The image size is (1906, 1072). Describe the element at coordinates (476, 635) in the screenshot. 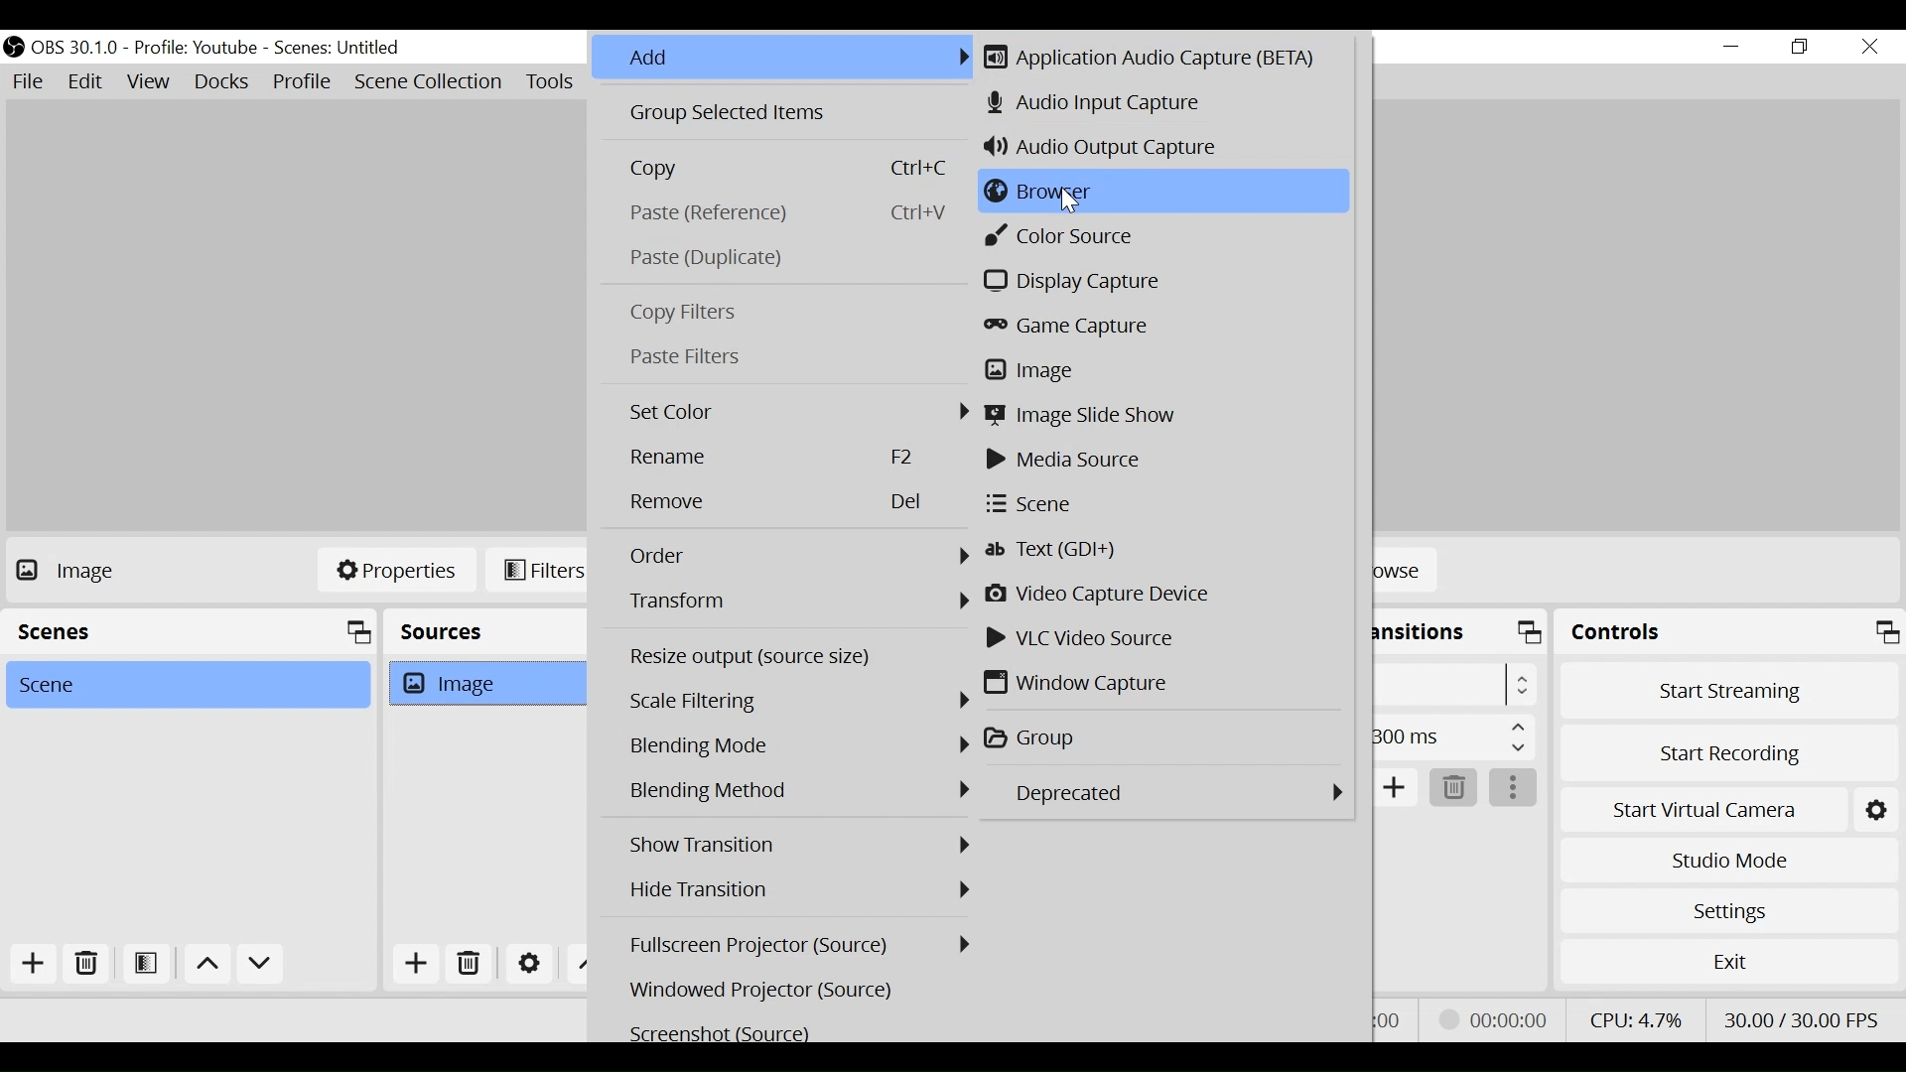

I see `Sources` at that location.